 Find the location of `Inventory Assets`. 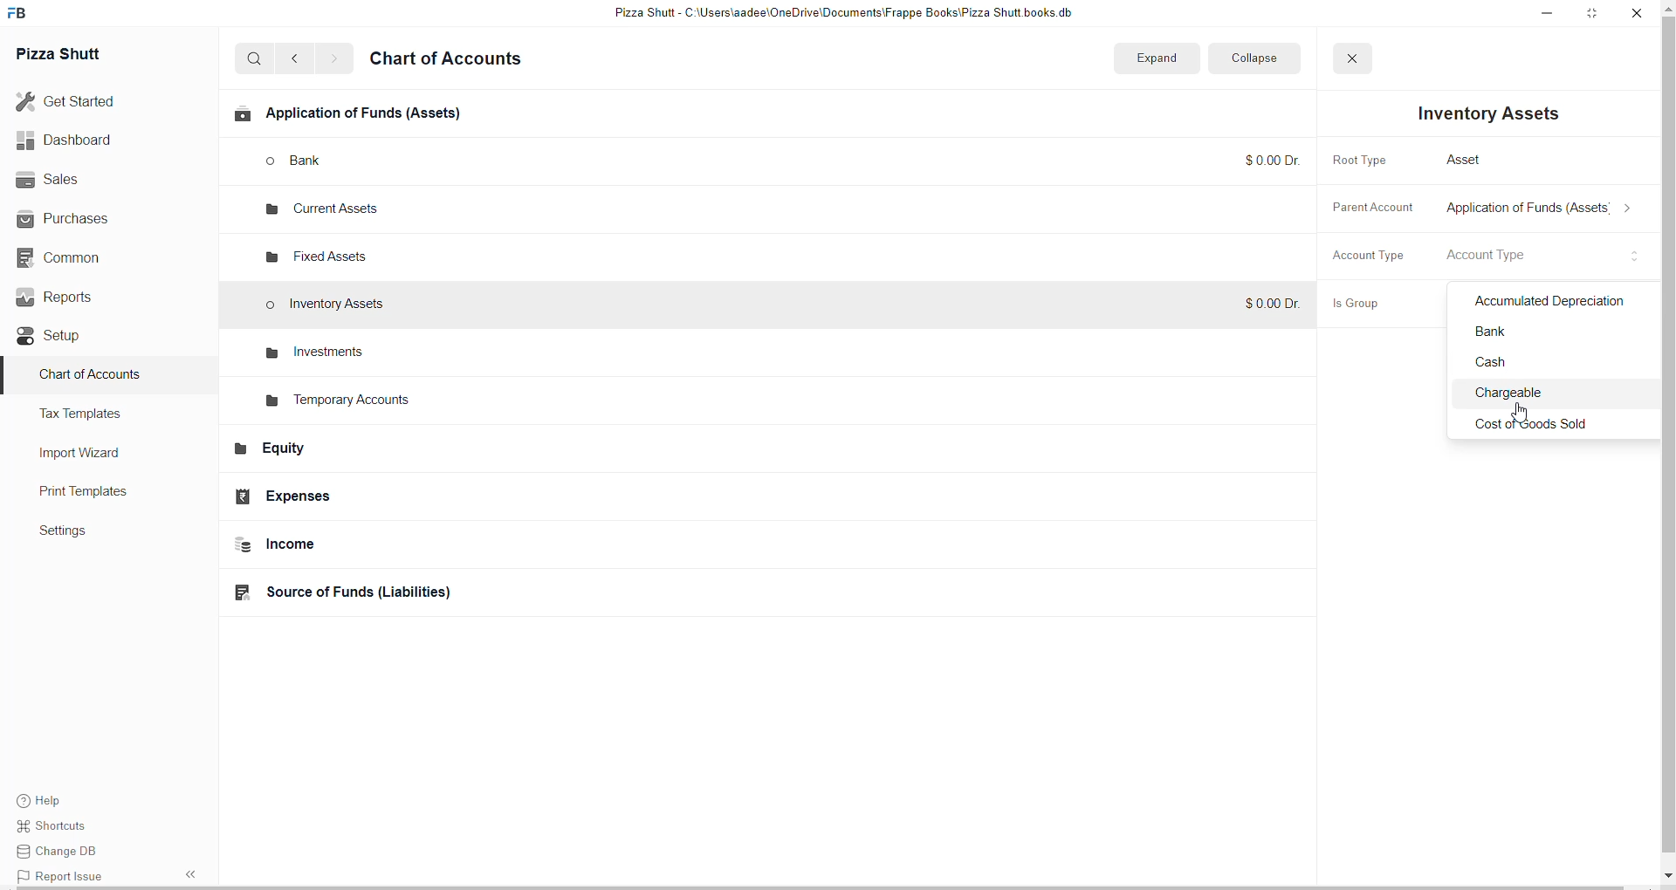

Inventory Assets is located at coordinates (333, 306).